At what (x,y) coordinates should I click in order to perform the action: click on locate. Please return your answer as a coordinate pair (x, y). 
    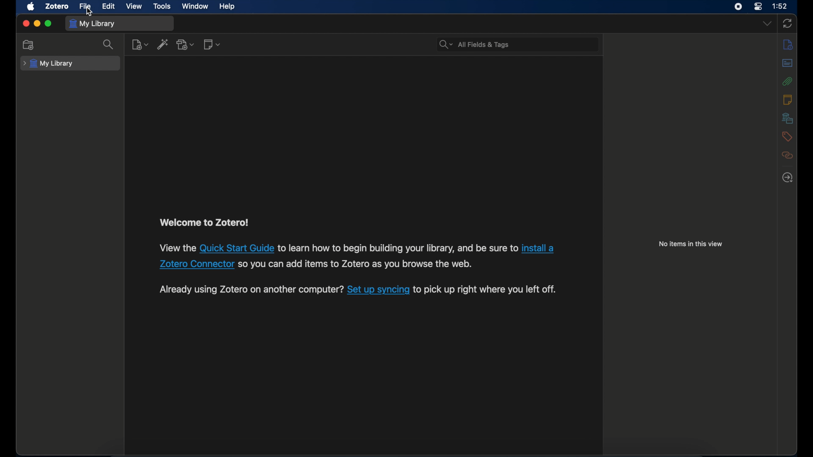
    Looking at the image, I should click on (788, 178).